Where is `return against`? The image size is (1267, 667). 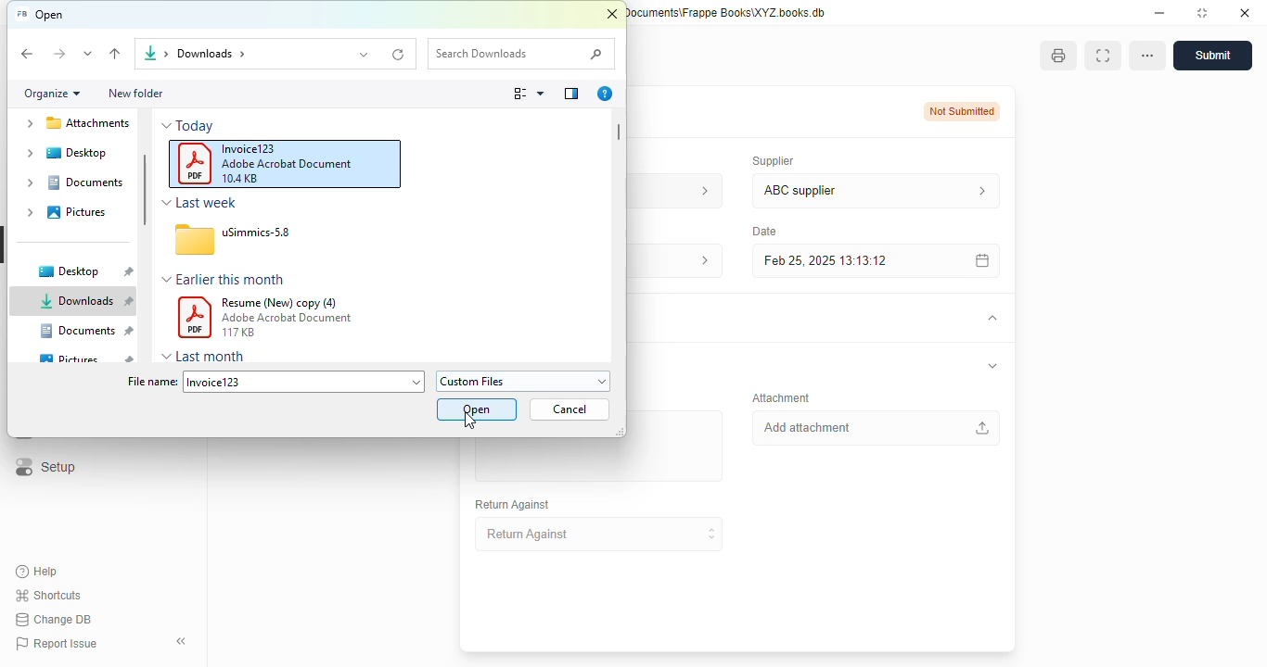 return against is located at coordinates (600, 535).